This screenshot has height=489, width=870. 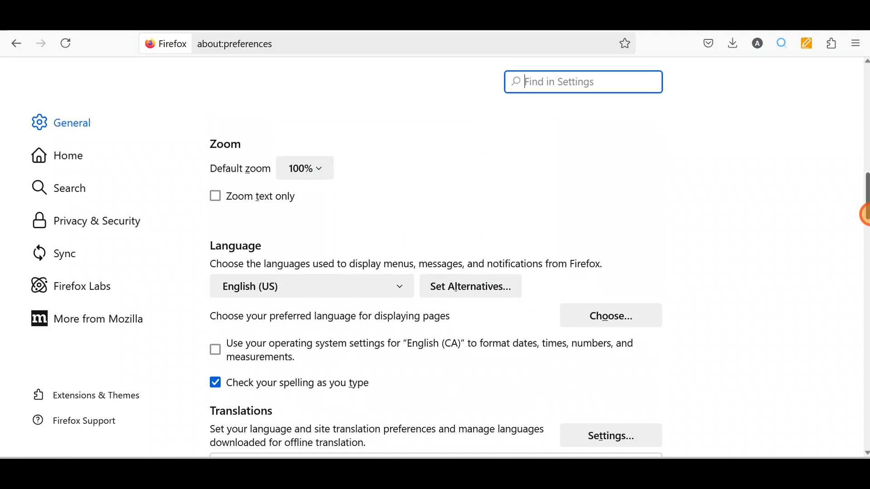 I want to click on More from Mozilla, so click(x=85, y=317).